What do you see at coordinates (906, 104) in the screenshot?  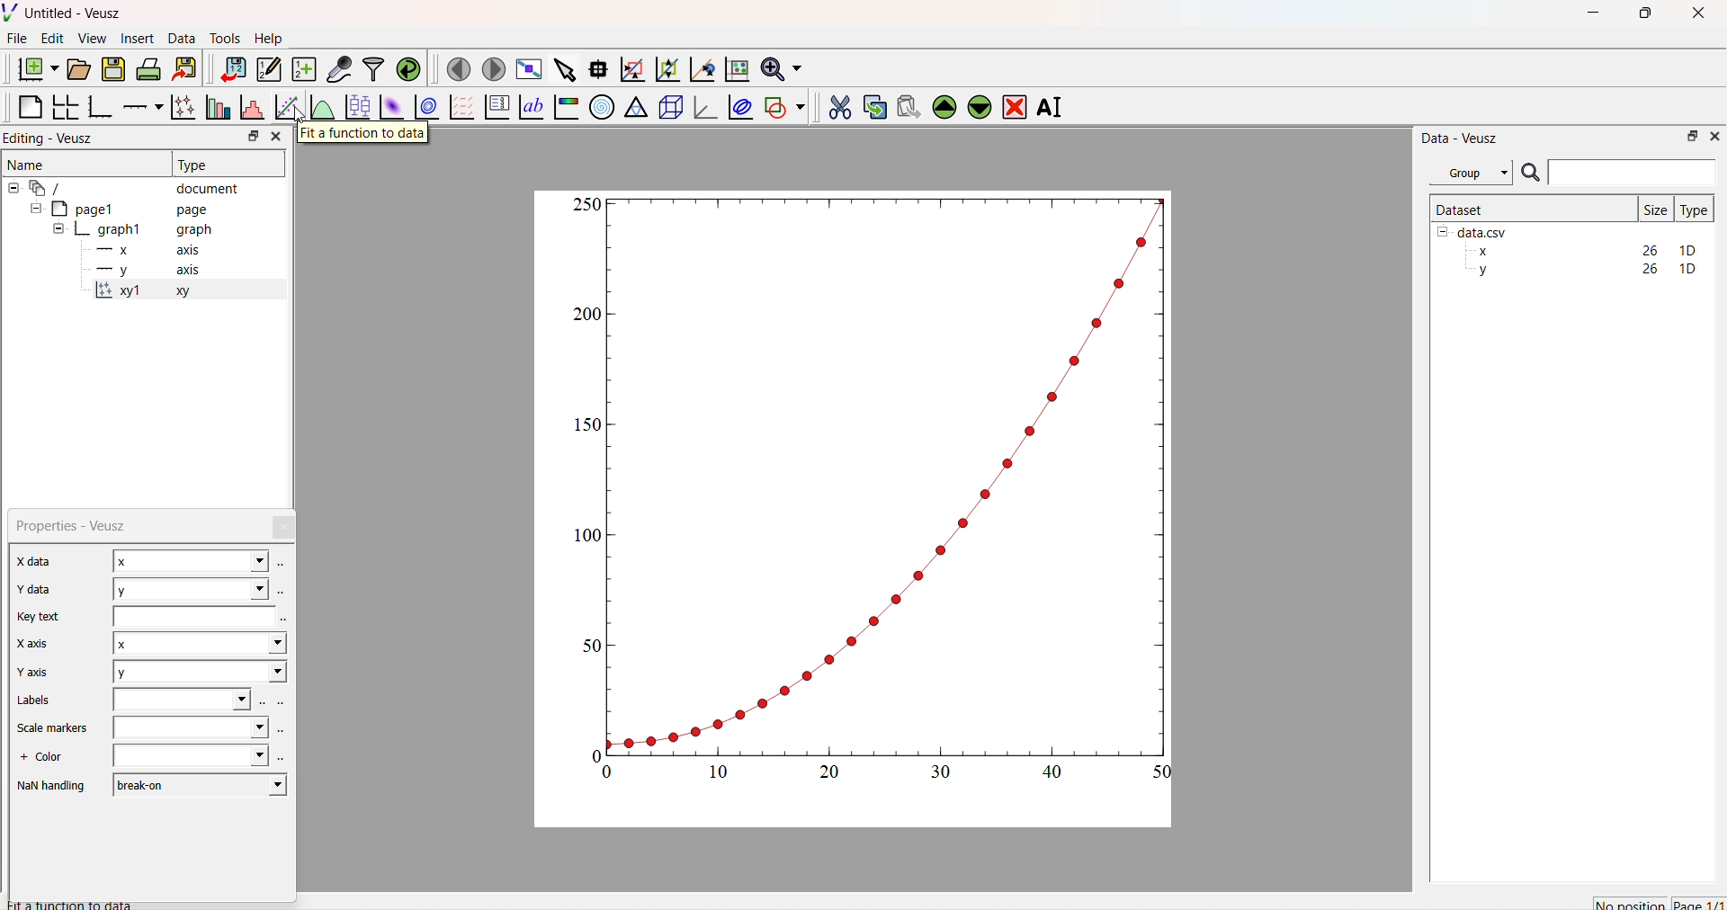 I see `Paste` at bounding box center [906, 104].